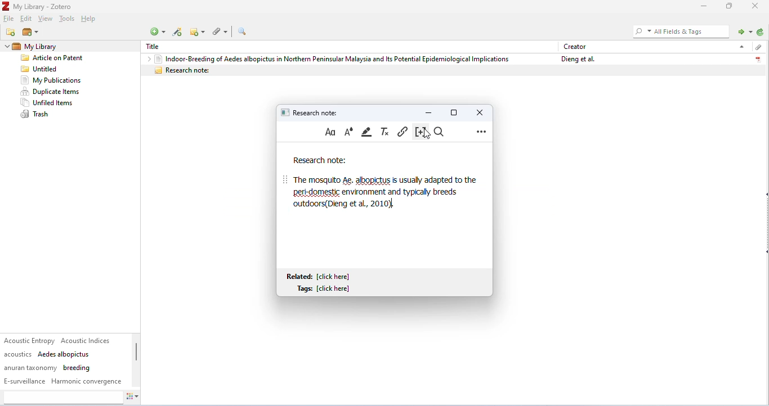  What do you see at coordinates (348, 132) in the screenshot?
I see `text color` at bounding box center [348, 132].